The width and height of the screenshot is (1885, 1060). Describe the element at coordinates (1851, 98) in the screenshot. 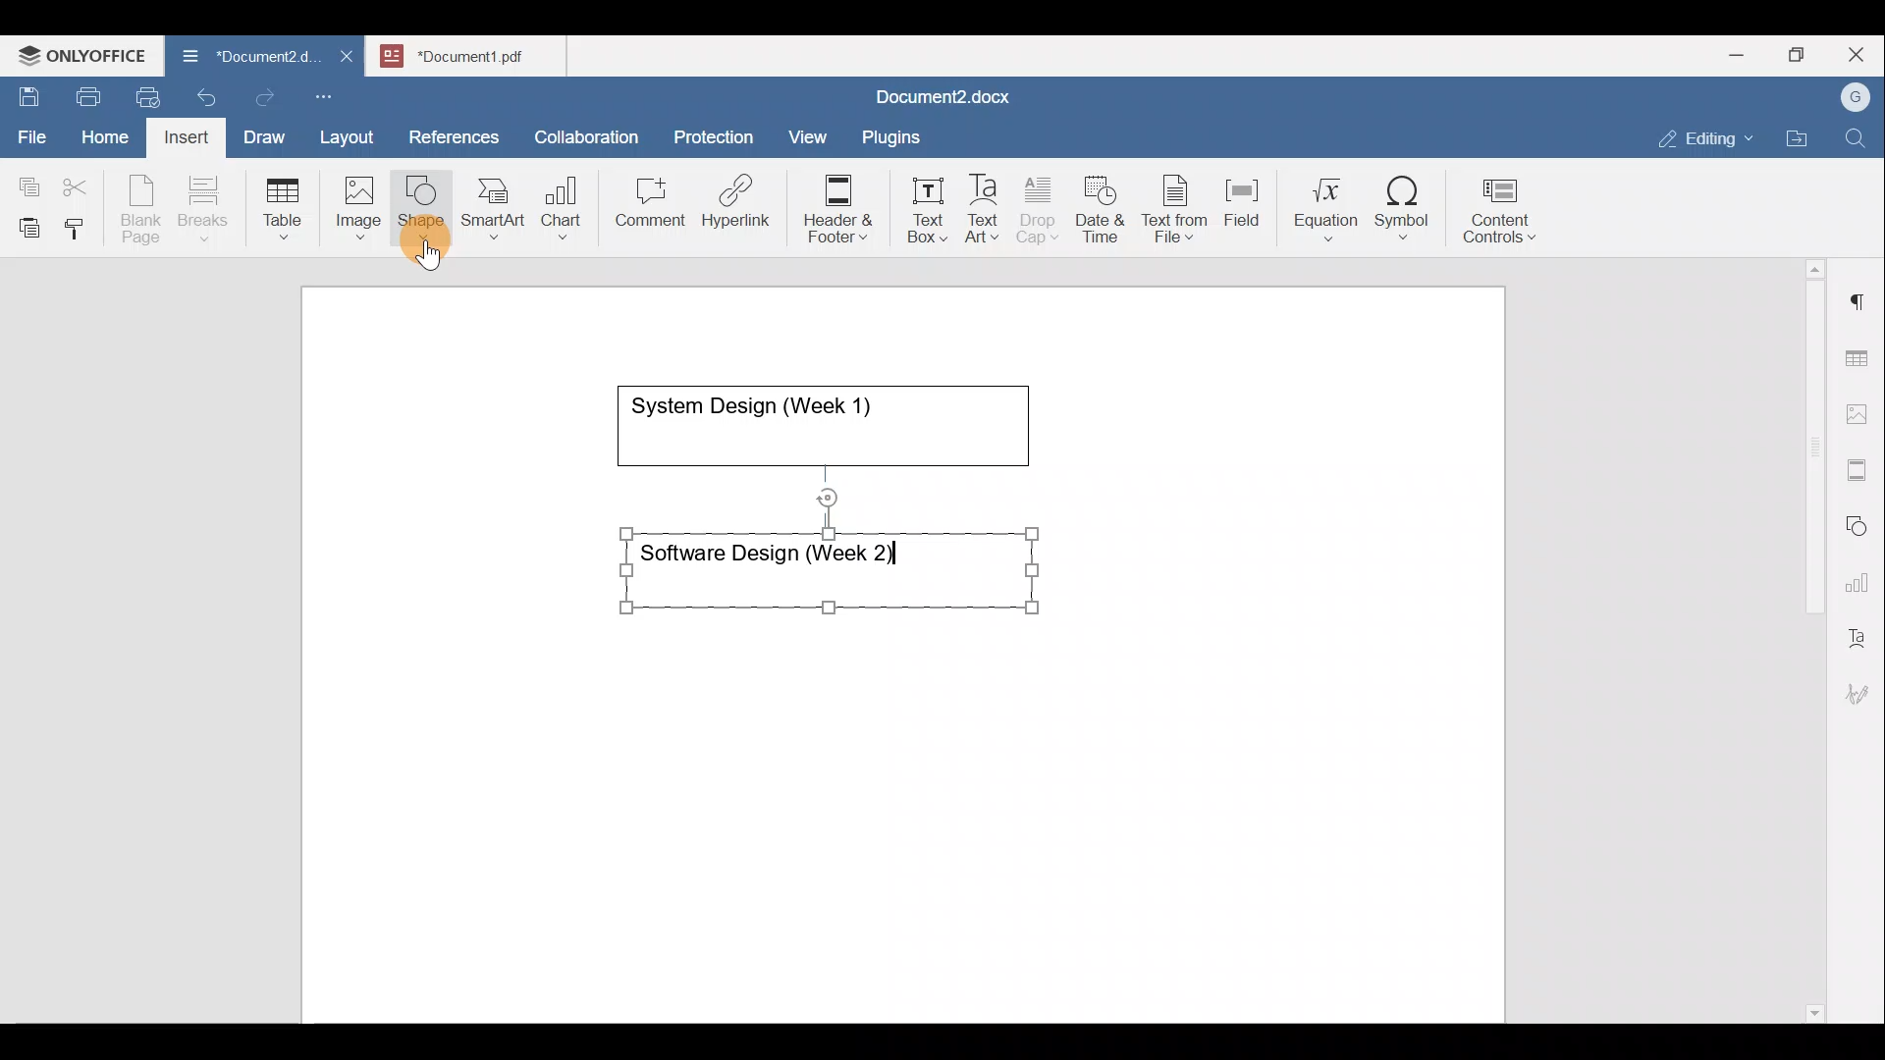

I see `Account name` at that location.